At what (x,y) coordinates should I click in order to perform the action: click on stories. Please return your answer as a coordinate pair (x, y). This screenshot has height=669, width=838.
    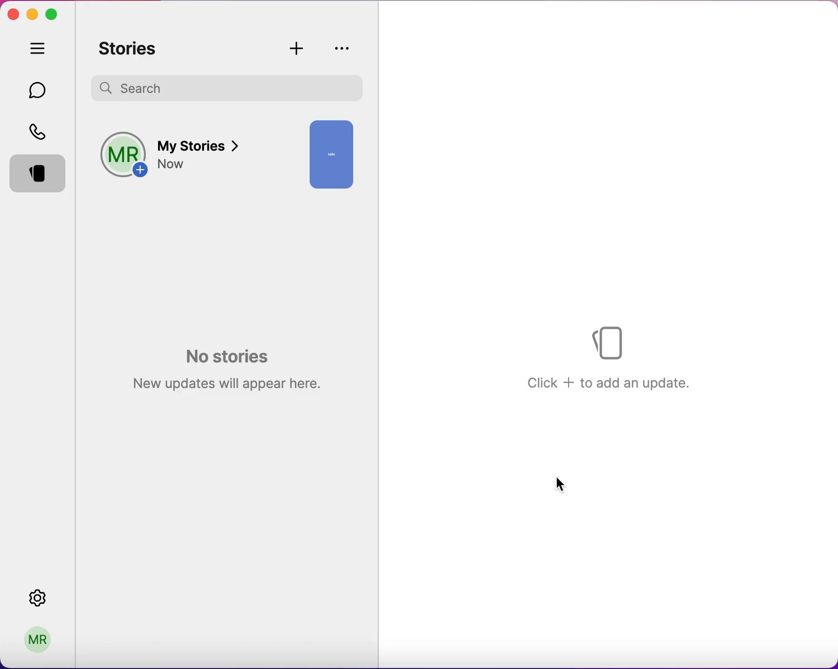
    Looking at the image, I should click on (133, 49).